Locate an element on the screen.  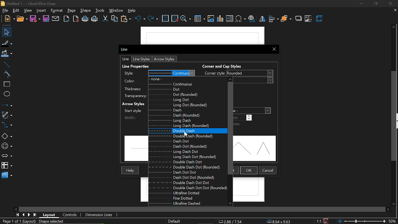
connectors is located at coordinates (7, 125).